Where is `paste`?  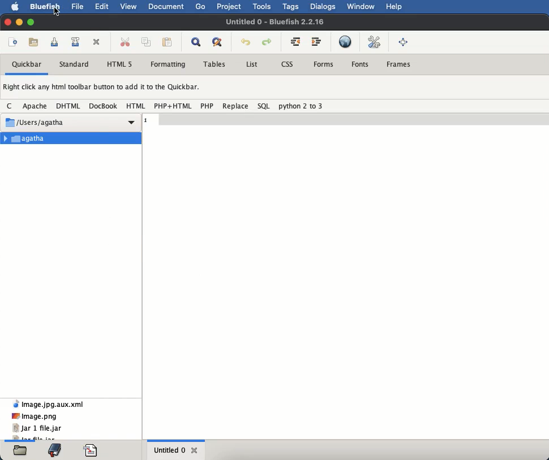 paste is located at coordinates (168, 43).